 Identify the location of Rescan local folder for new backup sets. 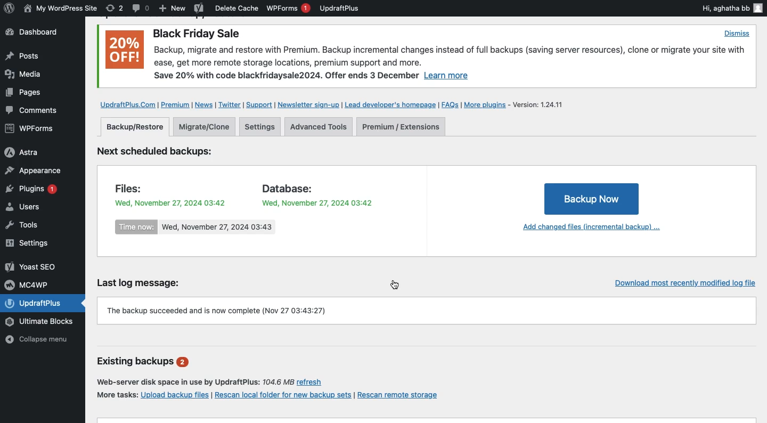
(283, 395).